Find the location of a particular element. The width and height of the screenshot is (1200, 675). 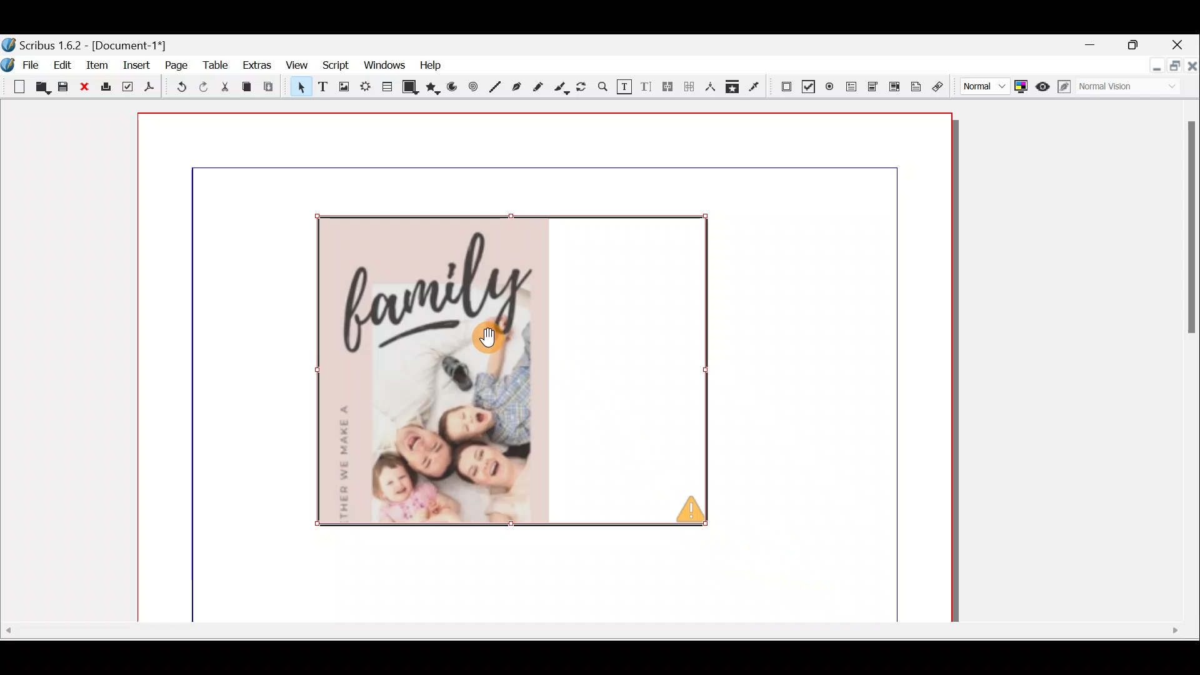

Close is located at coordinates (1181, 44).